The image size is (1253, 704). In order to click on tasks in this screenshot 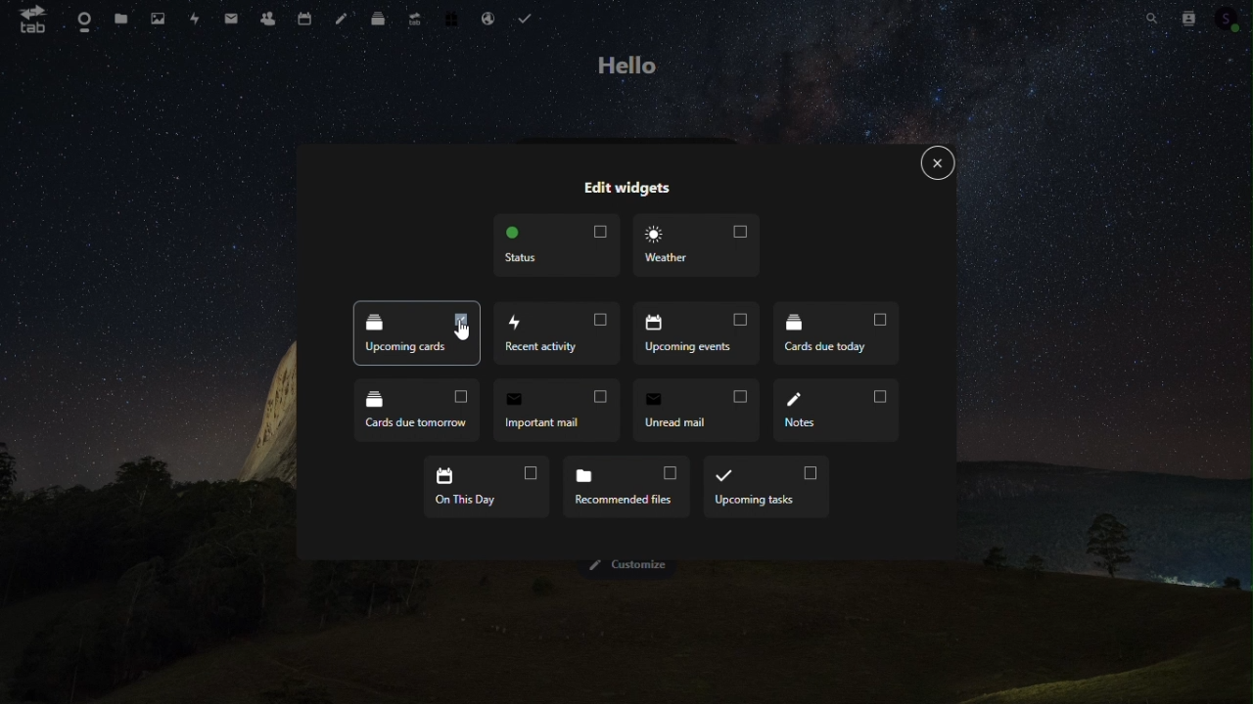, I will do `click(530, 18)`.